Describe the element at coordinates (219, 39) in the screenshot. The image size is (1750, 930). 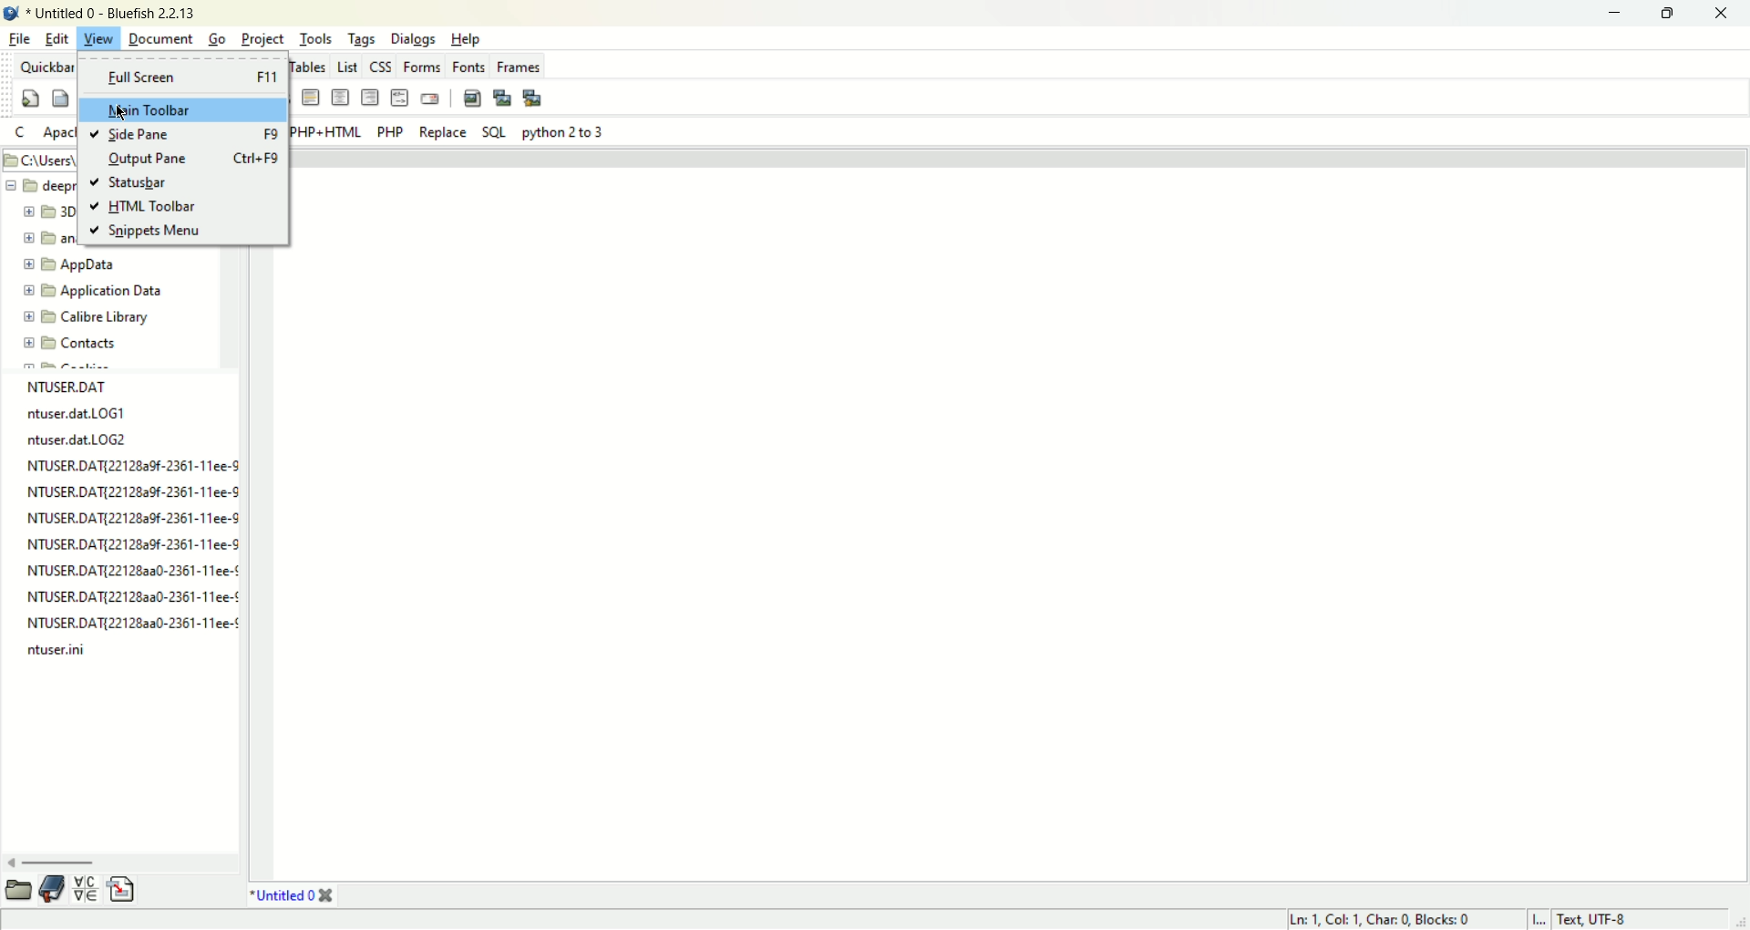
I see `go` at that location.